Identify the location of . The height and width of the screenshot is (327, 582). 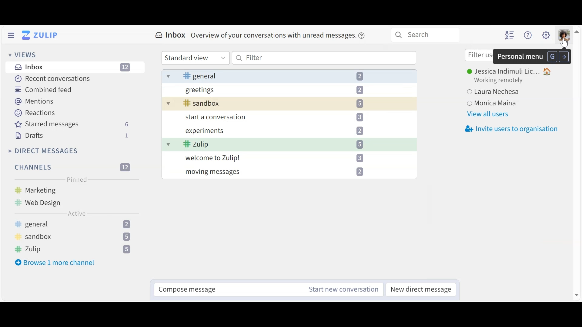
(564, 42).